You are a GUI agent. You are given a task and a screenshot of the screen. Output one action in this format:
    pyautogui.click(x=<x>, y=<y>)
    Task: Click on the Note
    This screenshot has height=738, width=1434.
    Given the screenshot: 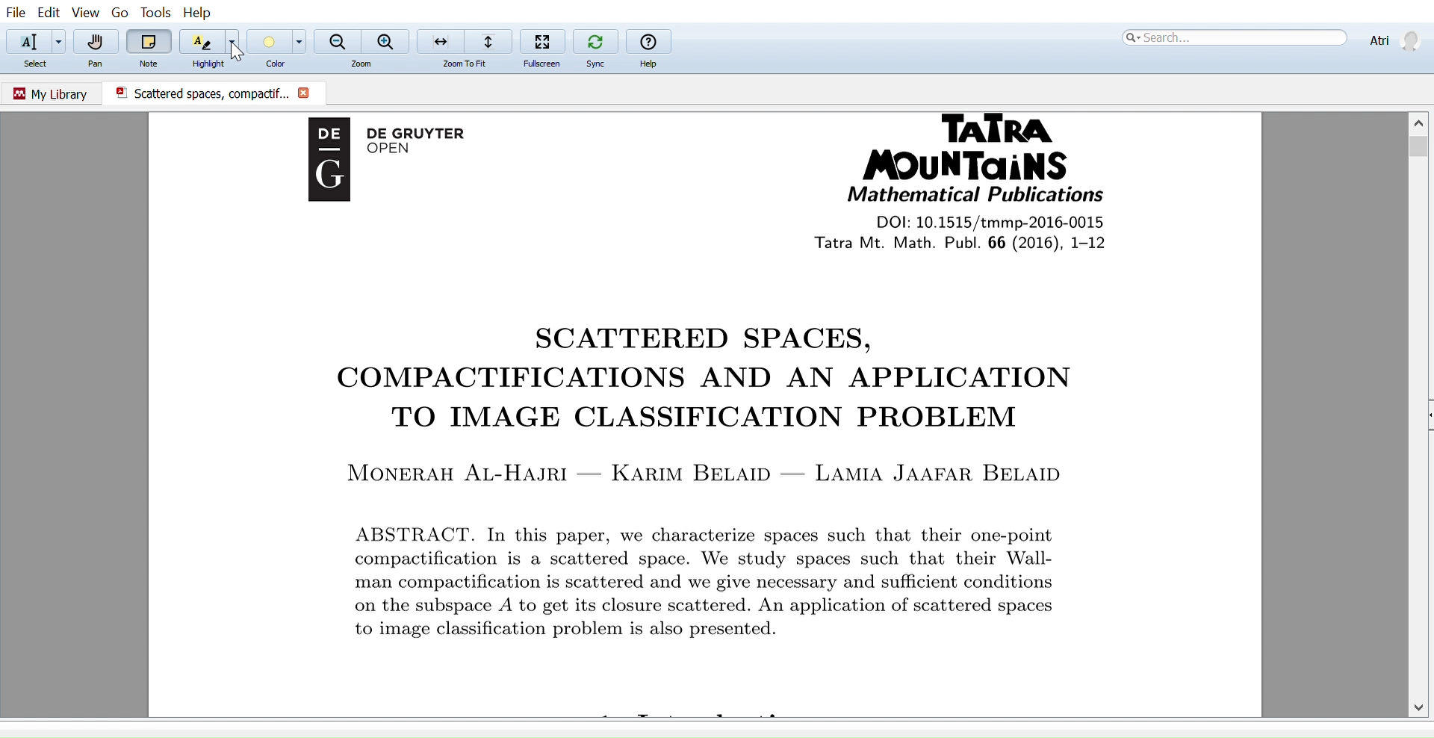 What is the action you would take?
    pyautogui.click(x=152, y=62)
    